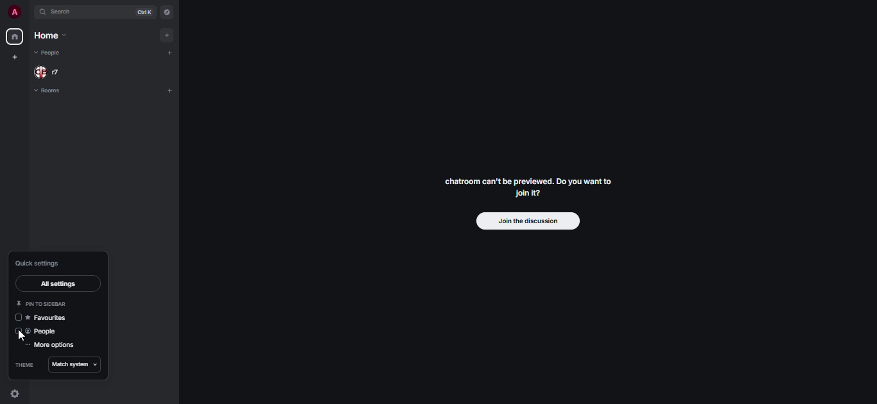 This screenshot has height=404, width=877. I want to click on add, so click(171, 35).